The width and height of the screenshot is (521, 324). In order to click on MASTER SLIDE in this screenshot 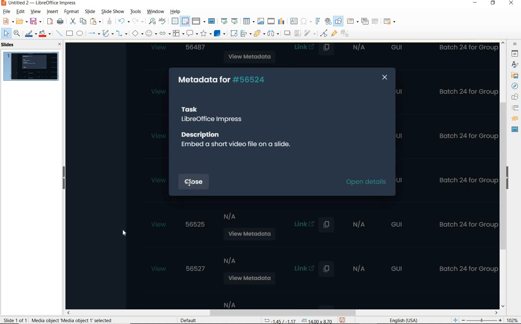, I will do `click(514, 130)`.